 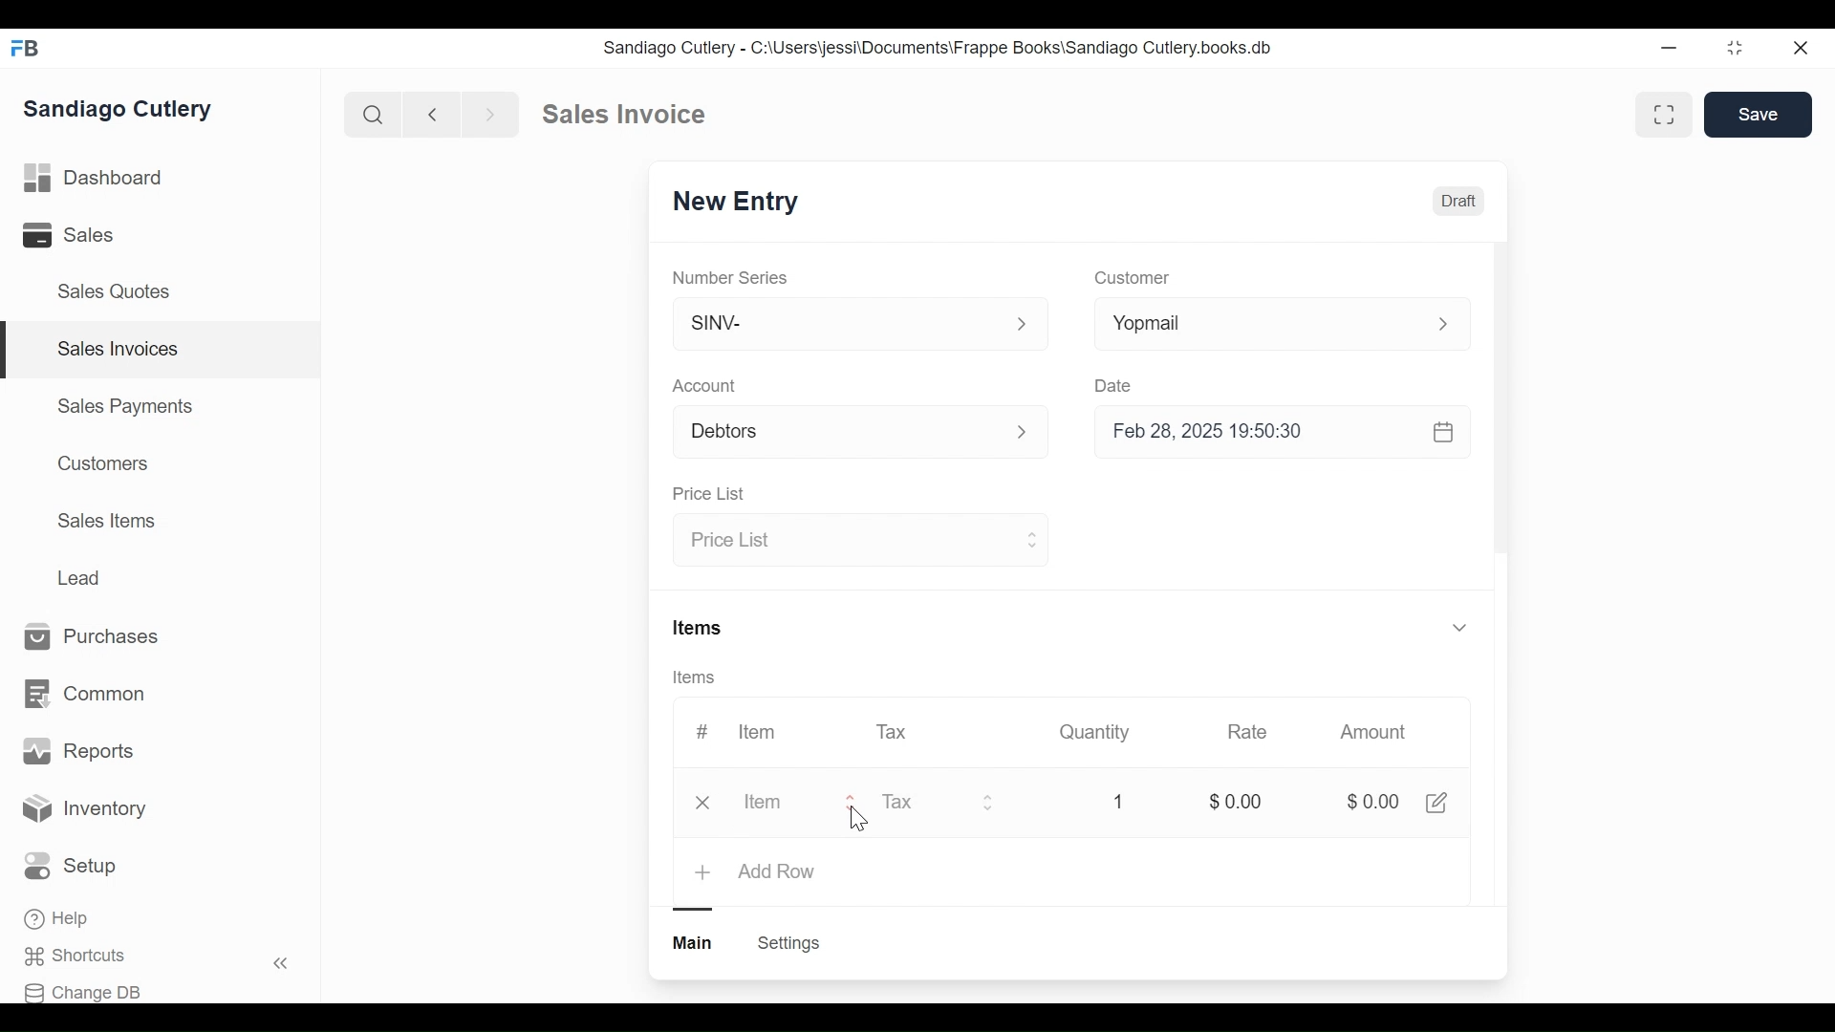 I want to click on Account, so click(x=705, y=385).